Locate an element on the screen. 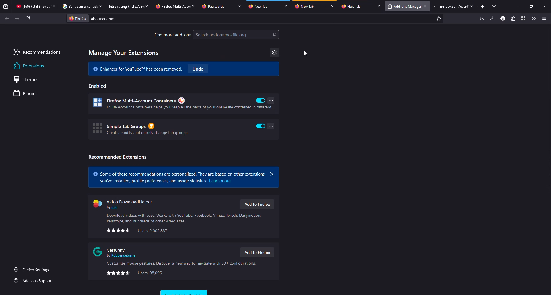 Image resolution: width=551 pixels, height=295 pixels. info is located at coordinates (181, 263).